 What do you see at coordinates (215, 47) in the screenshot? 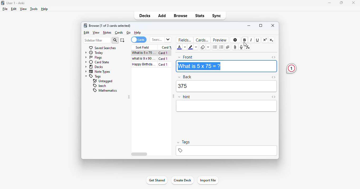
I see `unordered list` at bounding box center [215, 47].